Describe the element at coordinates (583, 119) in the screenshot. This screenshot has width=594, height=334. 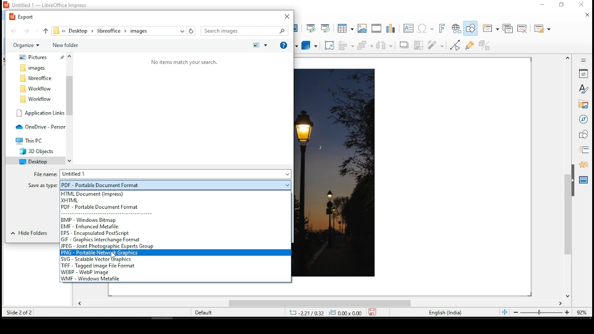
I see `navigator` at that location.